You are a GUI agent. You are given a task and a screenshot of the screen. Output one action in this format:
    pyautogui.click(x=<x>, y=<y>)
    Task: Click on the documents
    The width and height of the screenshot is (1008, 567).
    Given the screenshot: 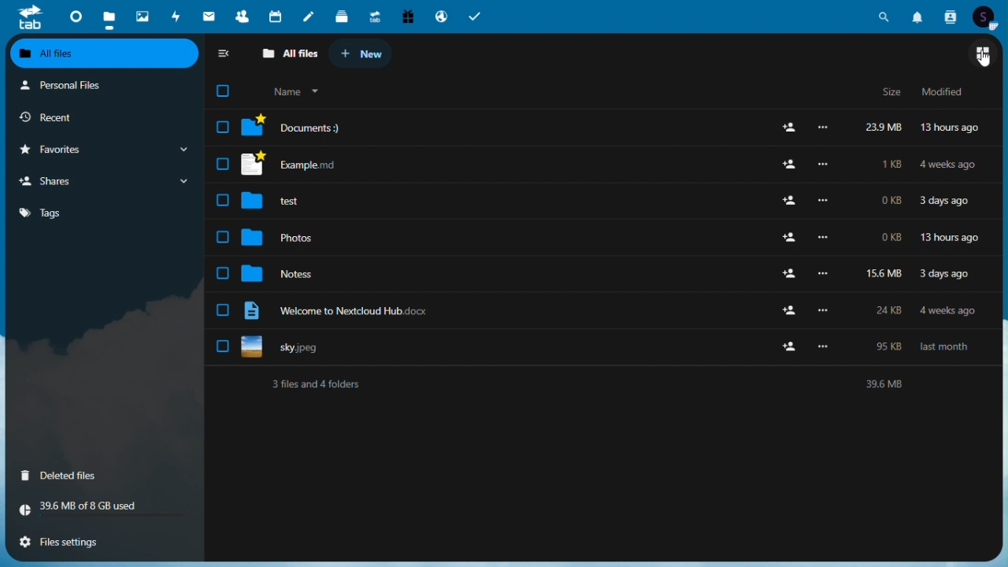 What is the action you would take?
    pyautogui.click(x=325, y=127)
    